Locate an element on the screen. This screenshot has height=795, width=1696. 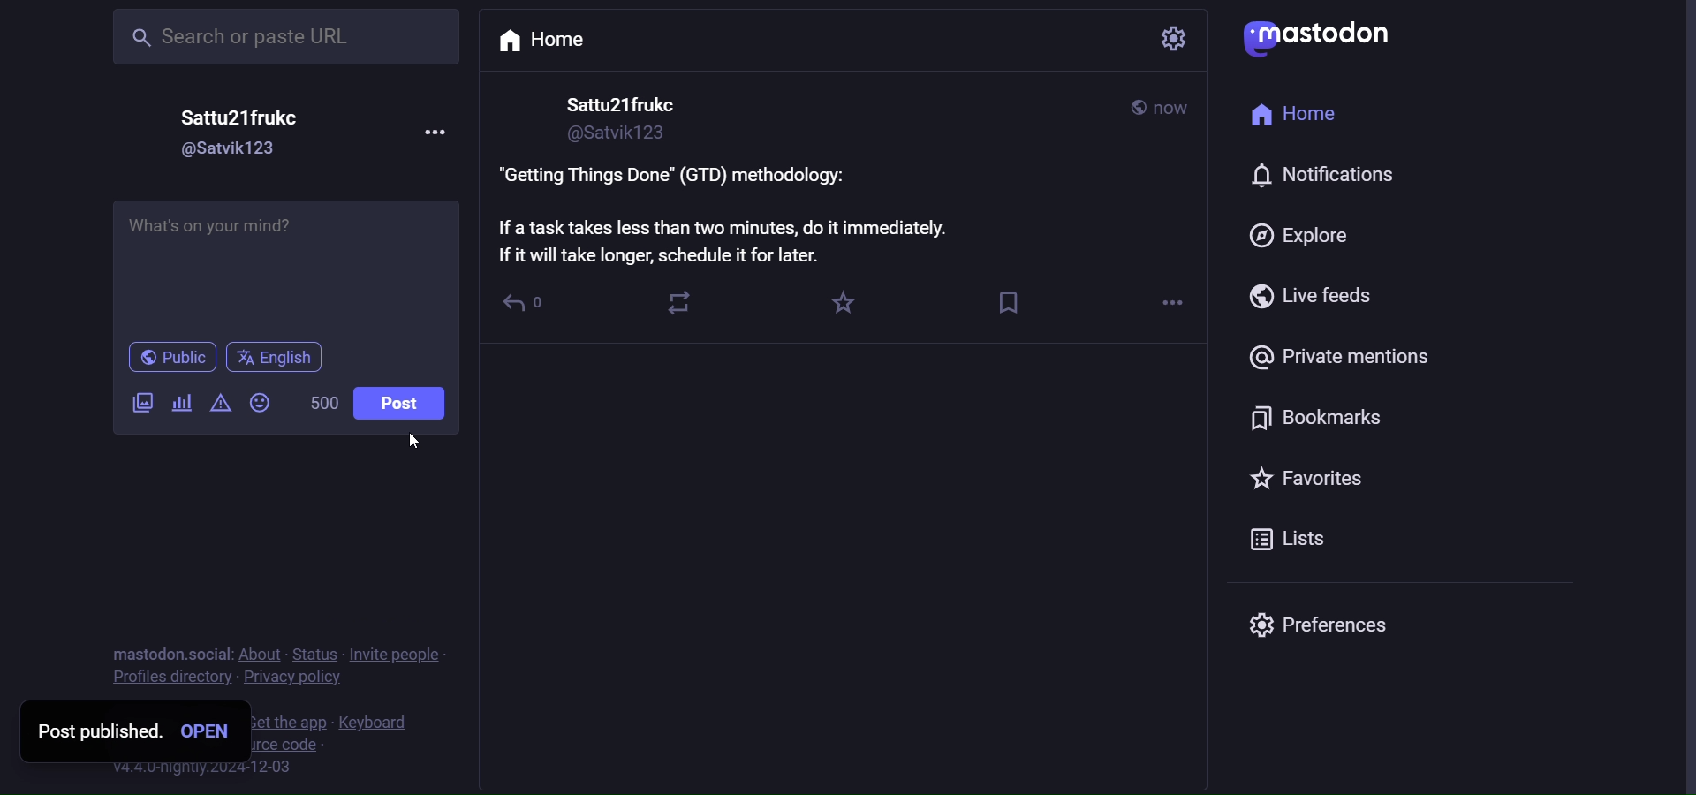
bookmark is located at coordinates (1015, 305).